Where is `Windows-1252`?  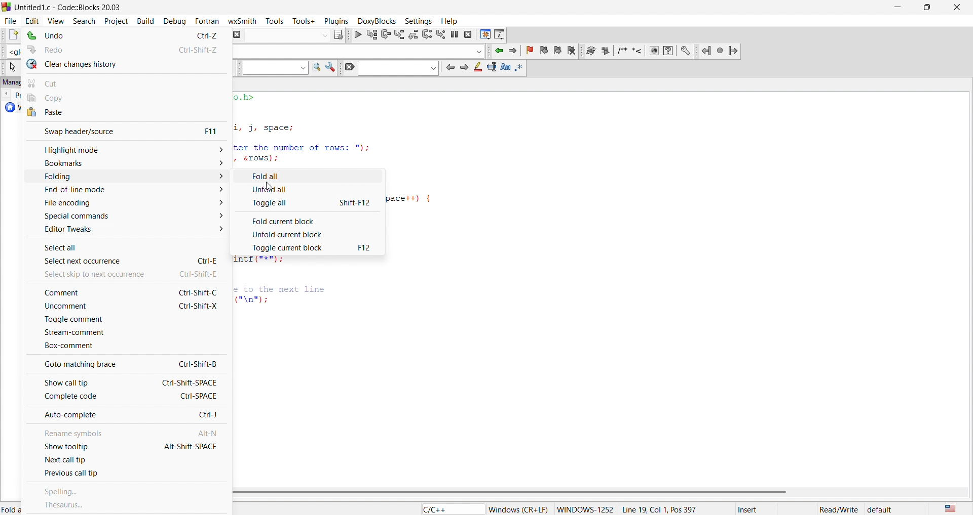
Windows-1252 is located at coordinates (585, 509).